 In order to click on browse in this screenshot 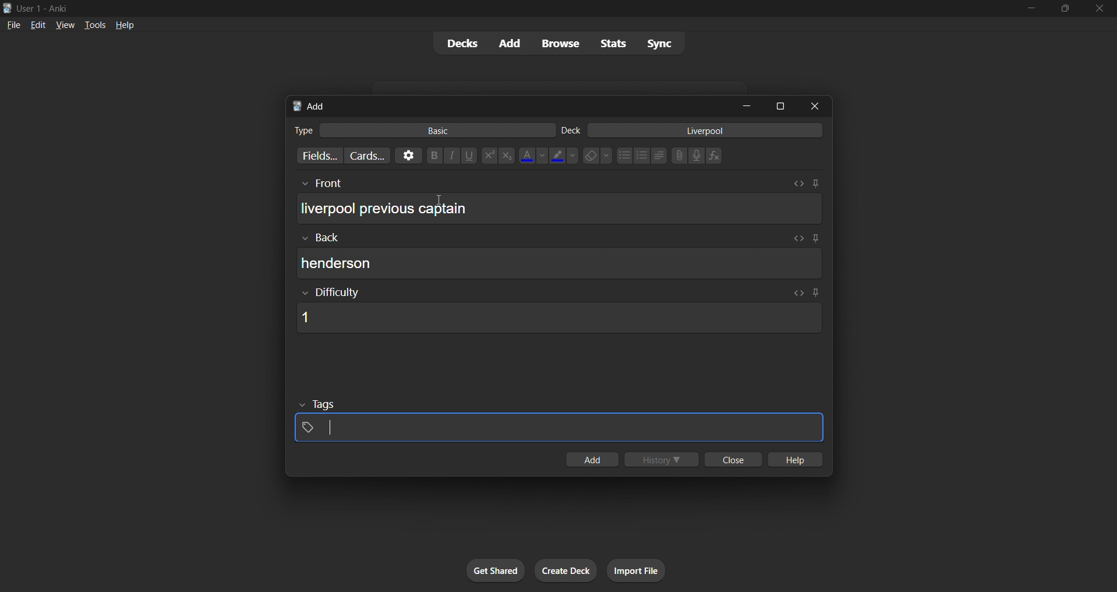, I will do `click(558, 43)`.